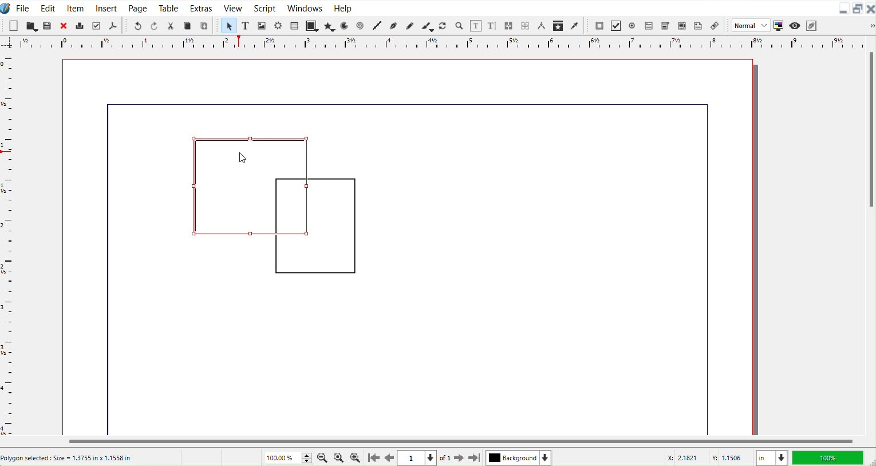 The height and width of the screenshot is (466, 876). What do you see at coordinates (310, 273) in the screenshot?
I see `line` at bounding box center [310, 273].